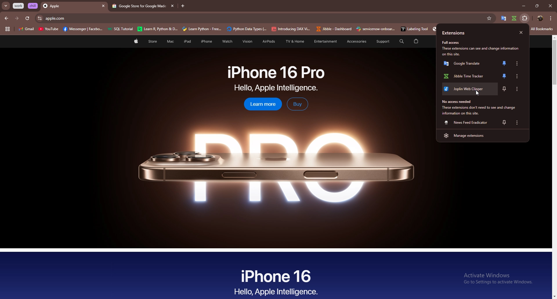  I want to click on Labeling Too, so click(413, 29).